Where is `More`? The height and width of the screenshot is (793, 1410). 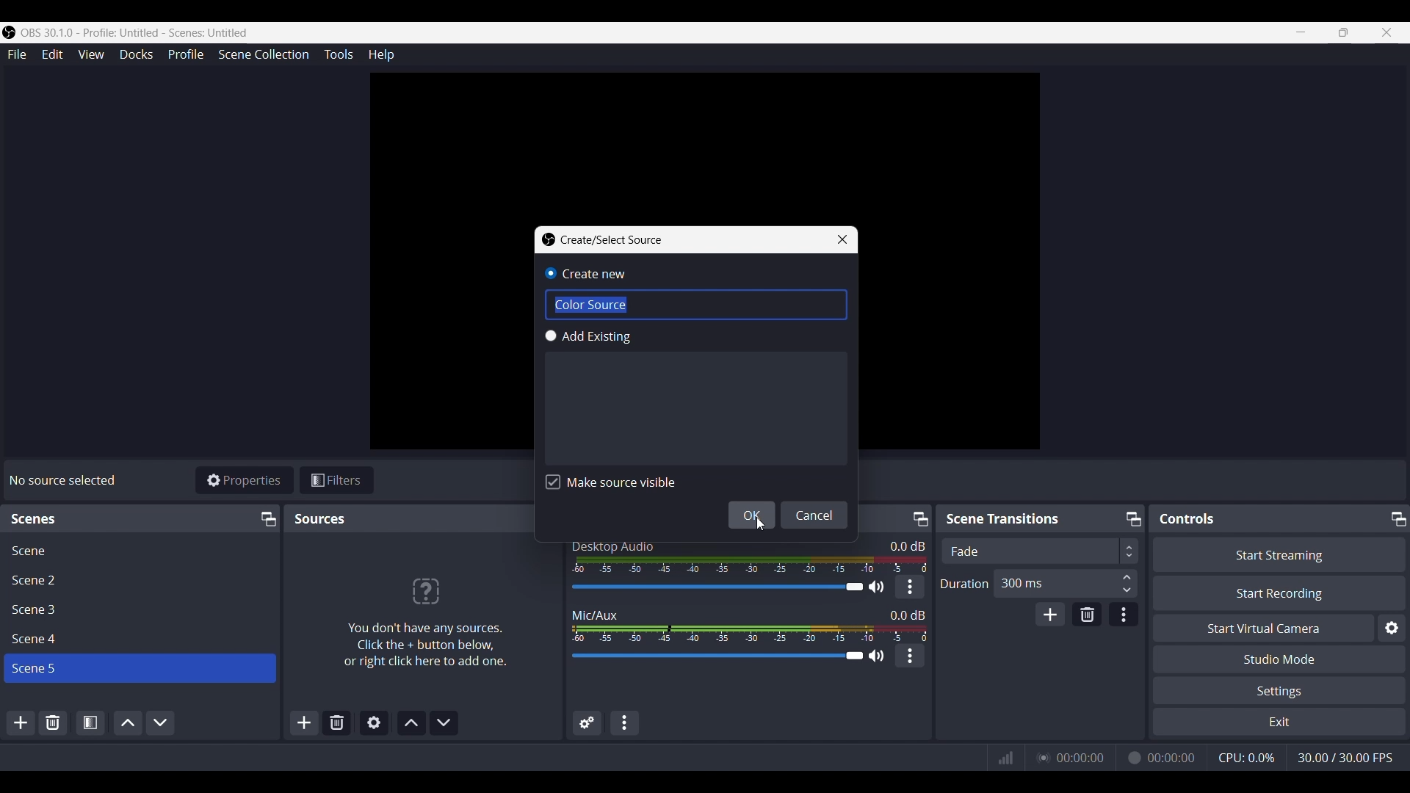 More is located at coordinates (910, 586).